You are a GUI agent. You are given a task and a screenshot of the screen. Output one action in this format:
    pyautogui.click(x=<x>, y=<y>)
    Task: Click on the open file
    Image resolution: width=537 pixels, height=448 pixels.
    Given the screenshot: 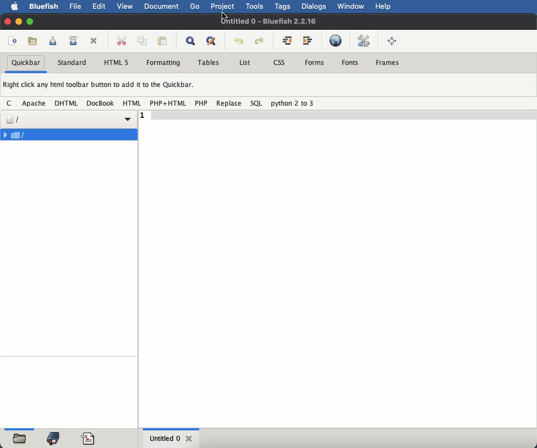 What is the action you would take?
    pyautogui.click(x=34, y=41)
    